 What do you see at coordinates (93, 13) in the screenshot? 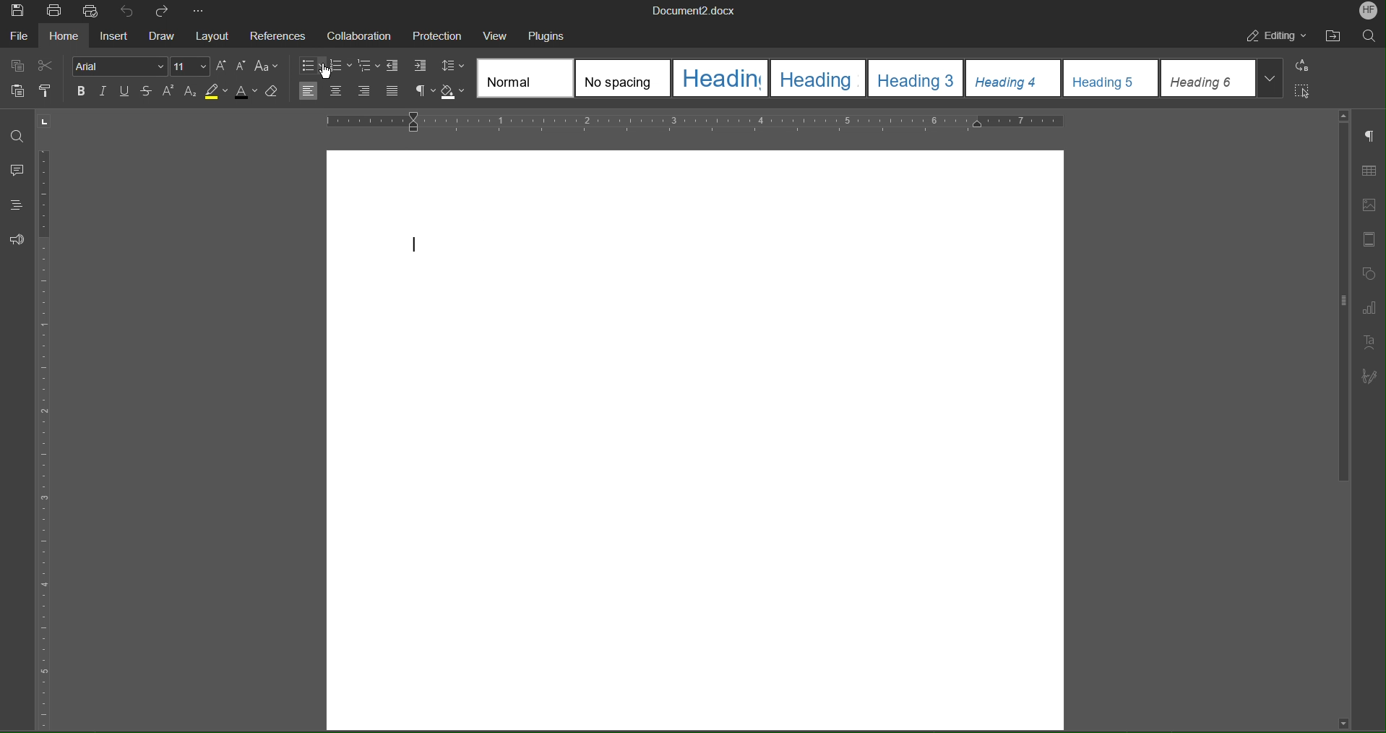
I see `Quick Print` at bounding box center [93, 13].